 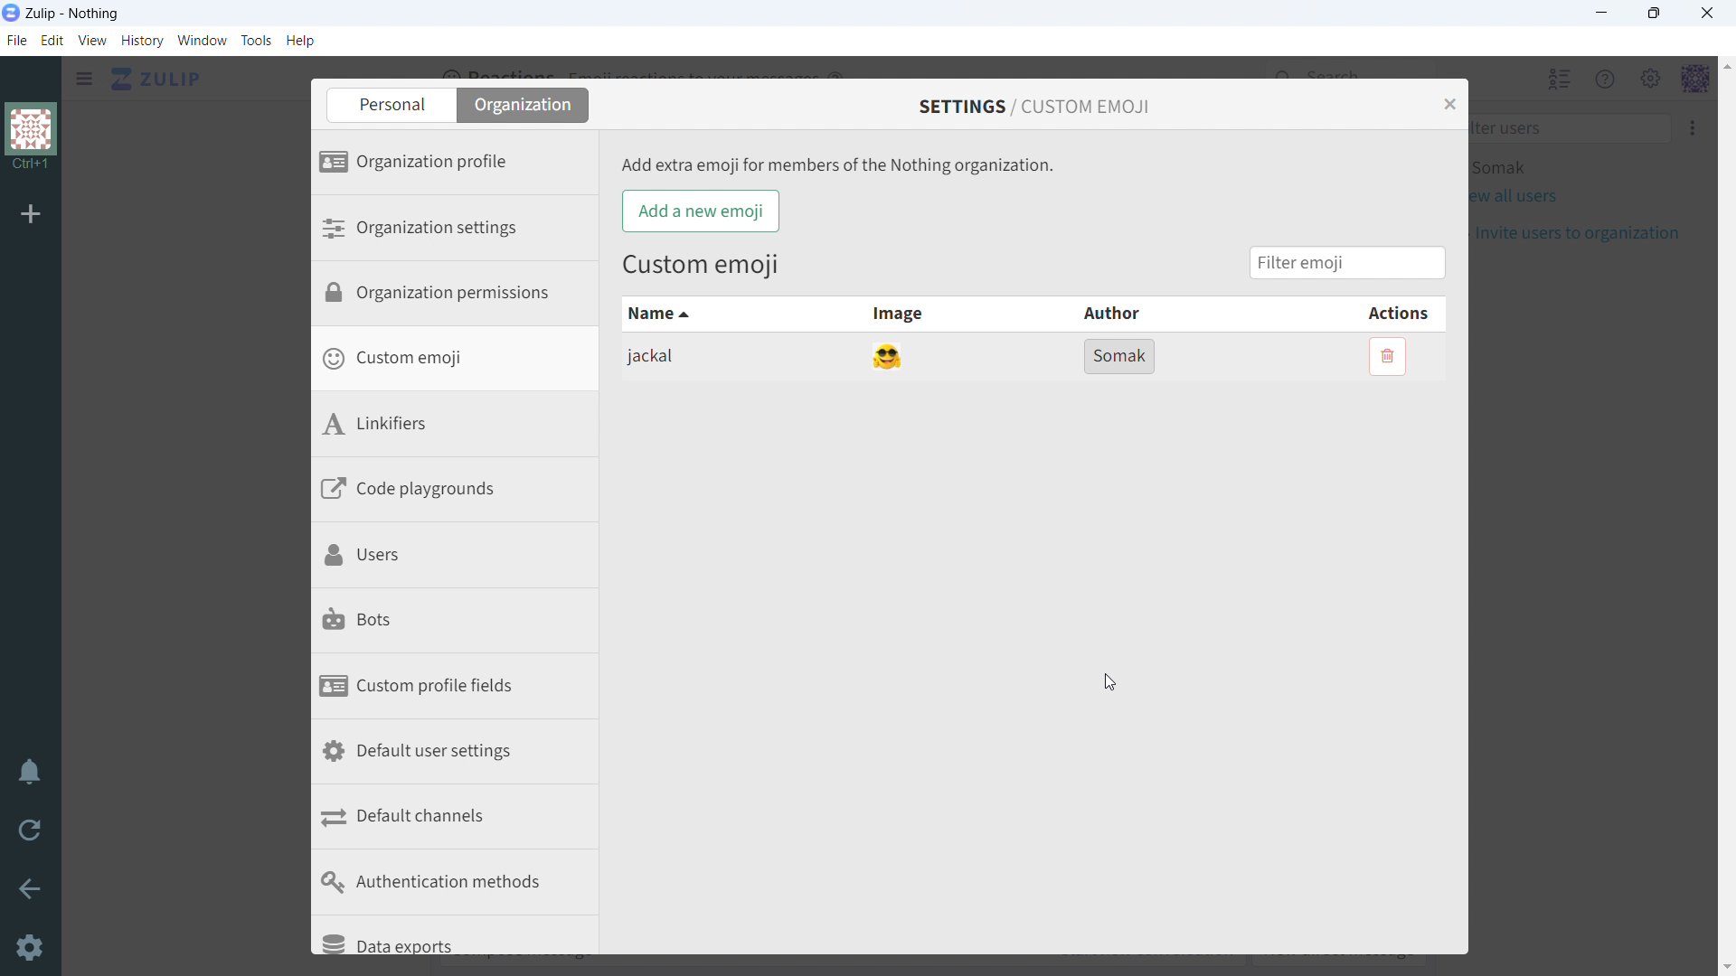 What do you see at coordinates (32, 215) in the screenshot?
I see `add organization` at bounding box center [32, 215].